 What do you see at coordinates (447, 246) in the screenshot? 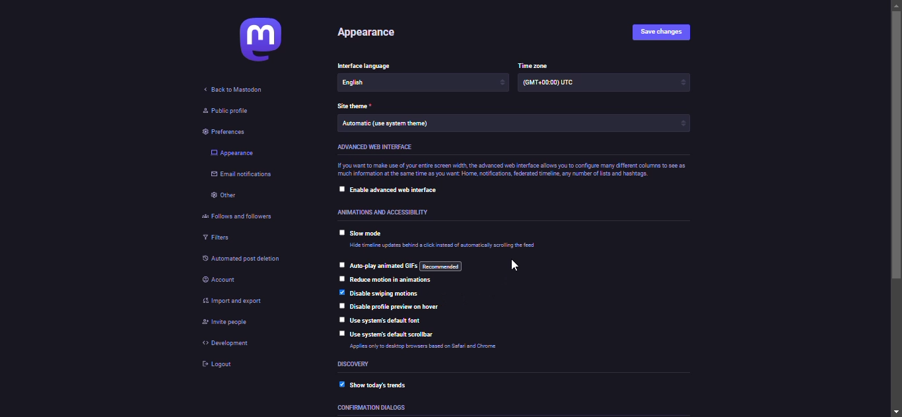
I see `info` at bounding box center [447, 246].